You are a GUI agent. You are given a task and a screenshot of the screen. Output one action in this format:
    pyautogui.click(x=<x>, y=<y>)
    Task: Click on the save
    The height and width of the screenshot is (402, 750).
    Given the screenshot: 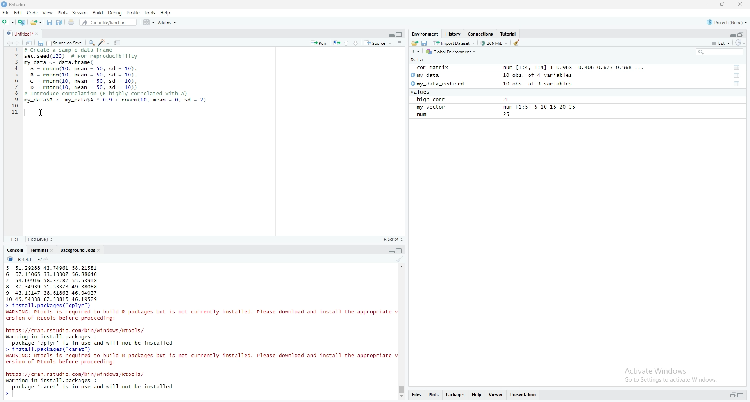 What is the action you would take?
    pyautogui.click(x=50, y=23)
    